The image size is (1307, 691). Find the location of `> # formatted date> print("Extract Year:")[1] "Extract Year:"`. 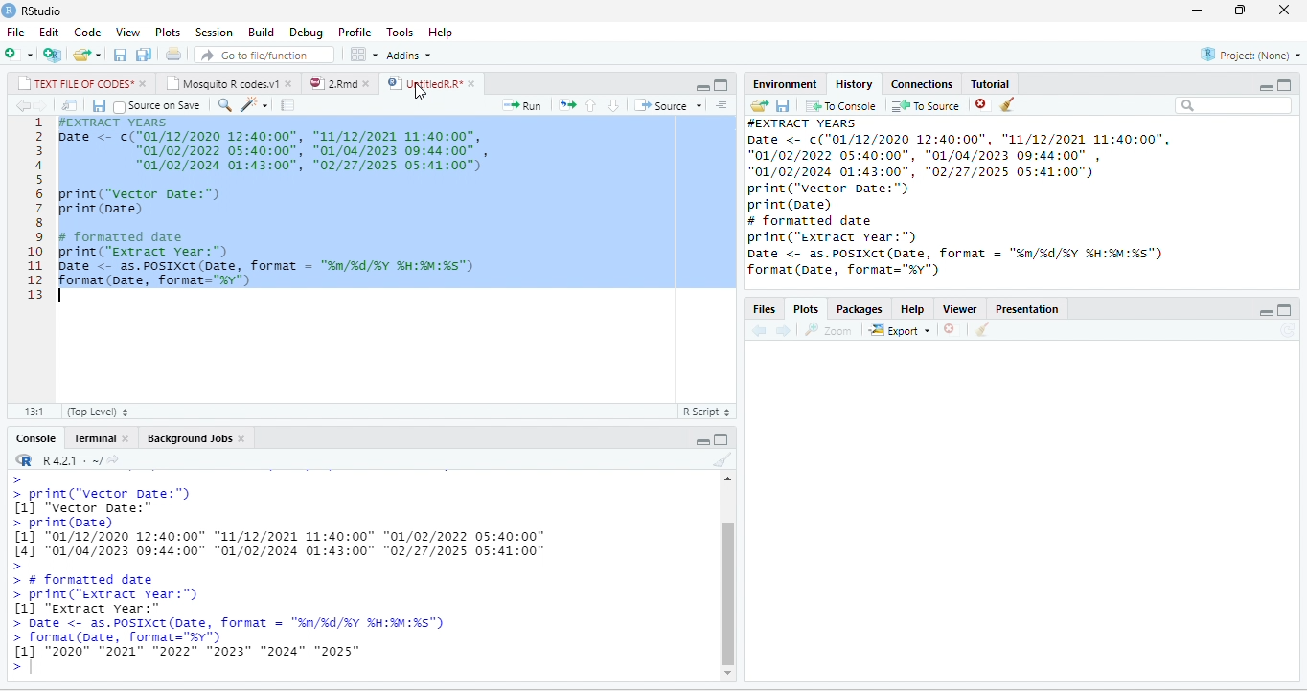

> # formatted date> print("Extract Year:")[1] "Extract Year:" is located at coordinates (125, 594).